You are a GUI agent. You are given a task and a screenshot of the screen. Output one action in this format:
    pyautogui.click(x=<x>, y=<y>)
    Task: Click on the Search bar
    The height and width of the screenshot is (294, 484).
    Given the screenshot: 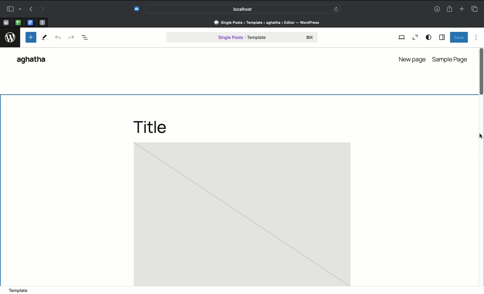 What is the action you would take?
    pyautogui.click(x=243, y=9)
    